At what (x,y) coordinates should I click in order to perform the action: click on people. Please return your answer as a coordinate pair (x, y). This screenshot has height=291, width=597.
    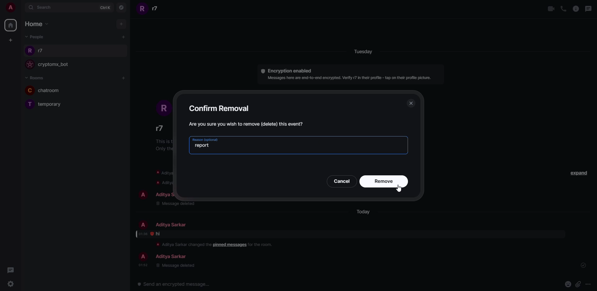
    Looking at the image, I should click on (43, 51).